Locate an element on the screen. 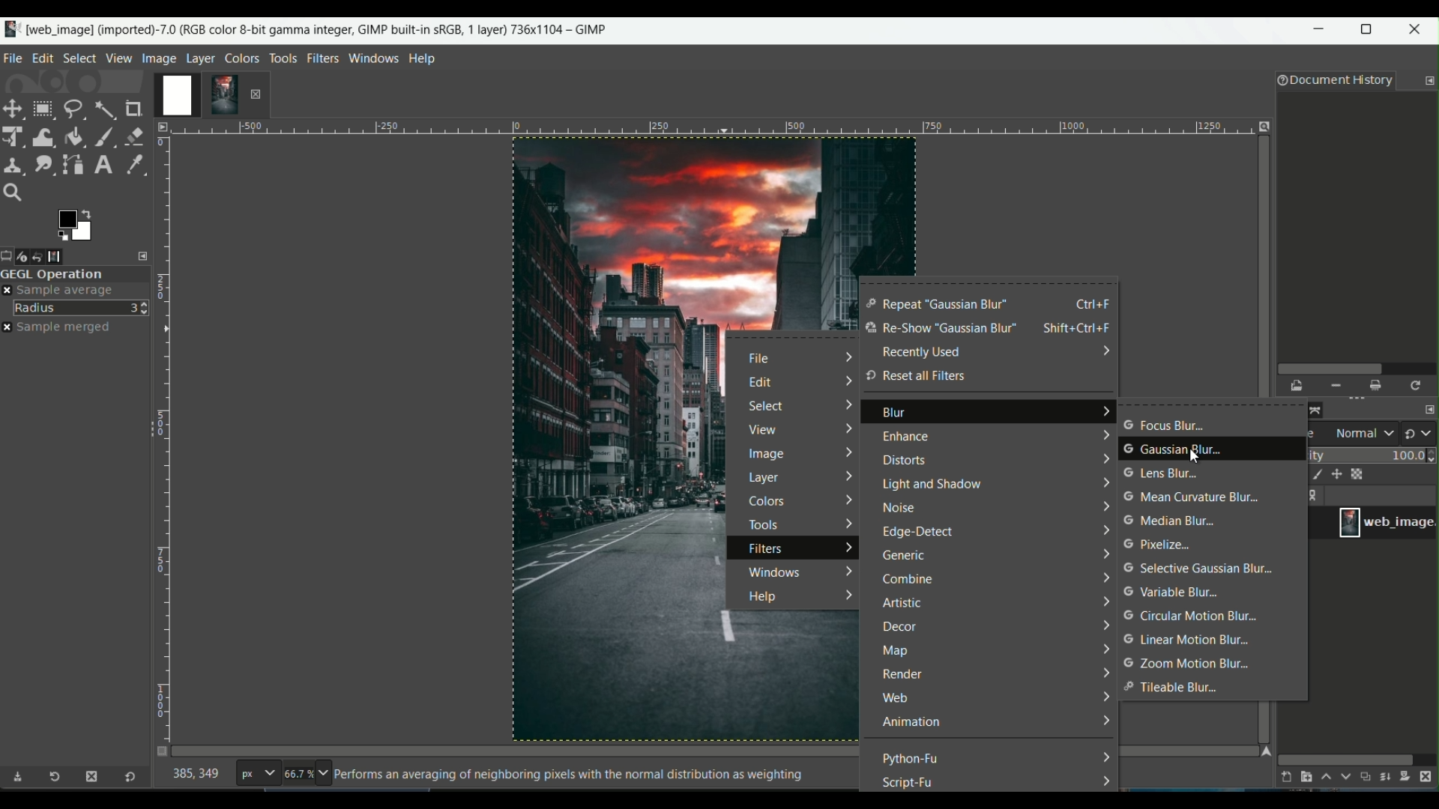 This screenshot has width=1439, height=809. smudge tool is located at coordinates (43, 164).